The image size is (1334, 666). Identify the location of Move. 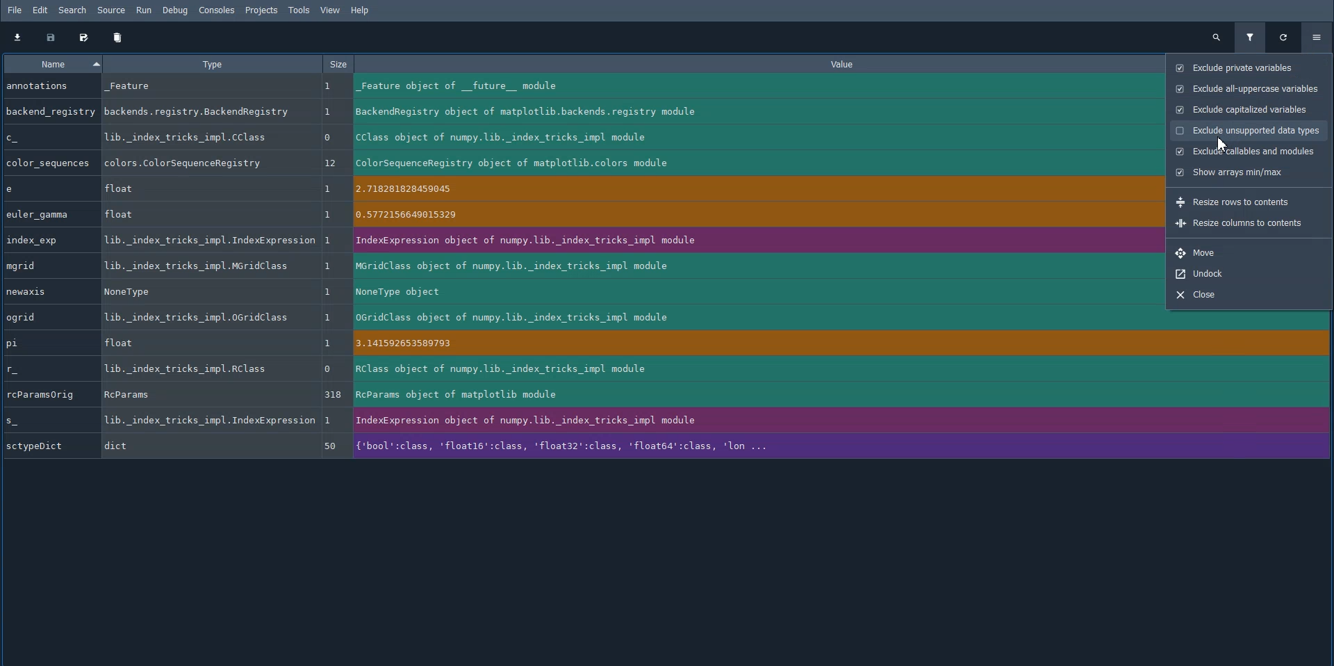
(1241, 253).